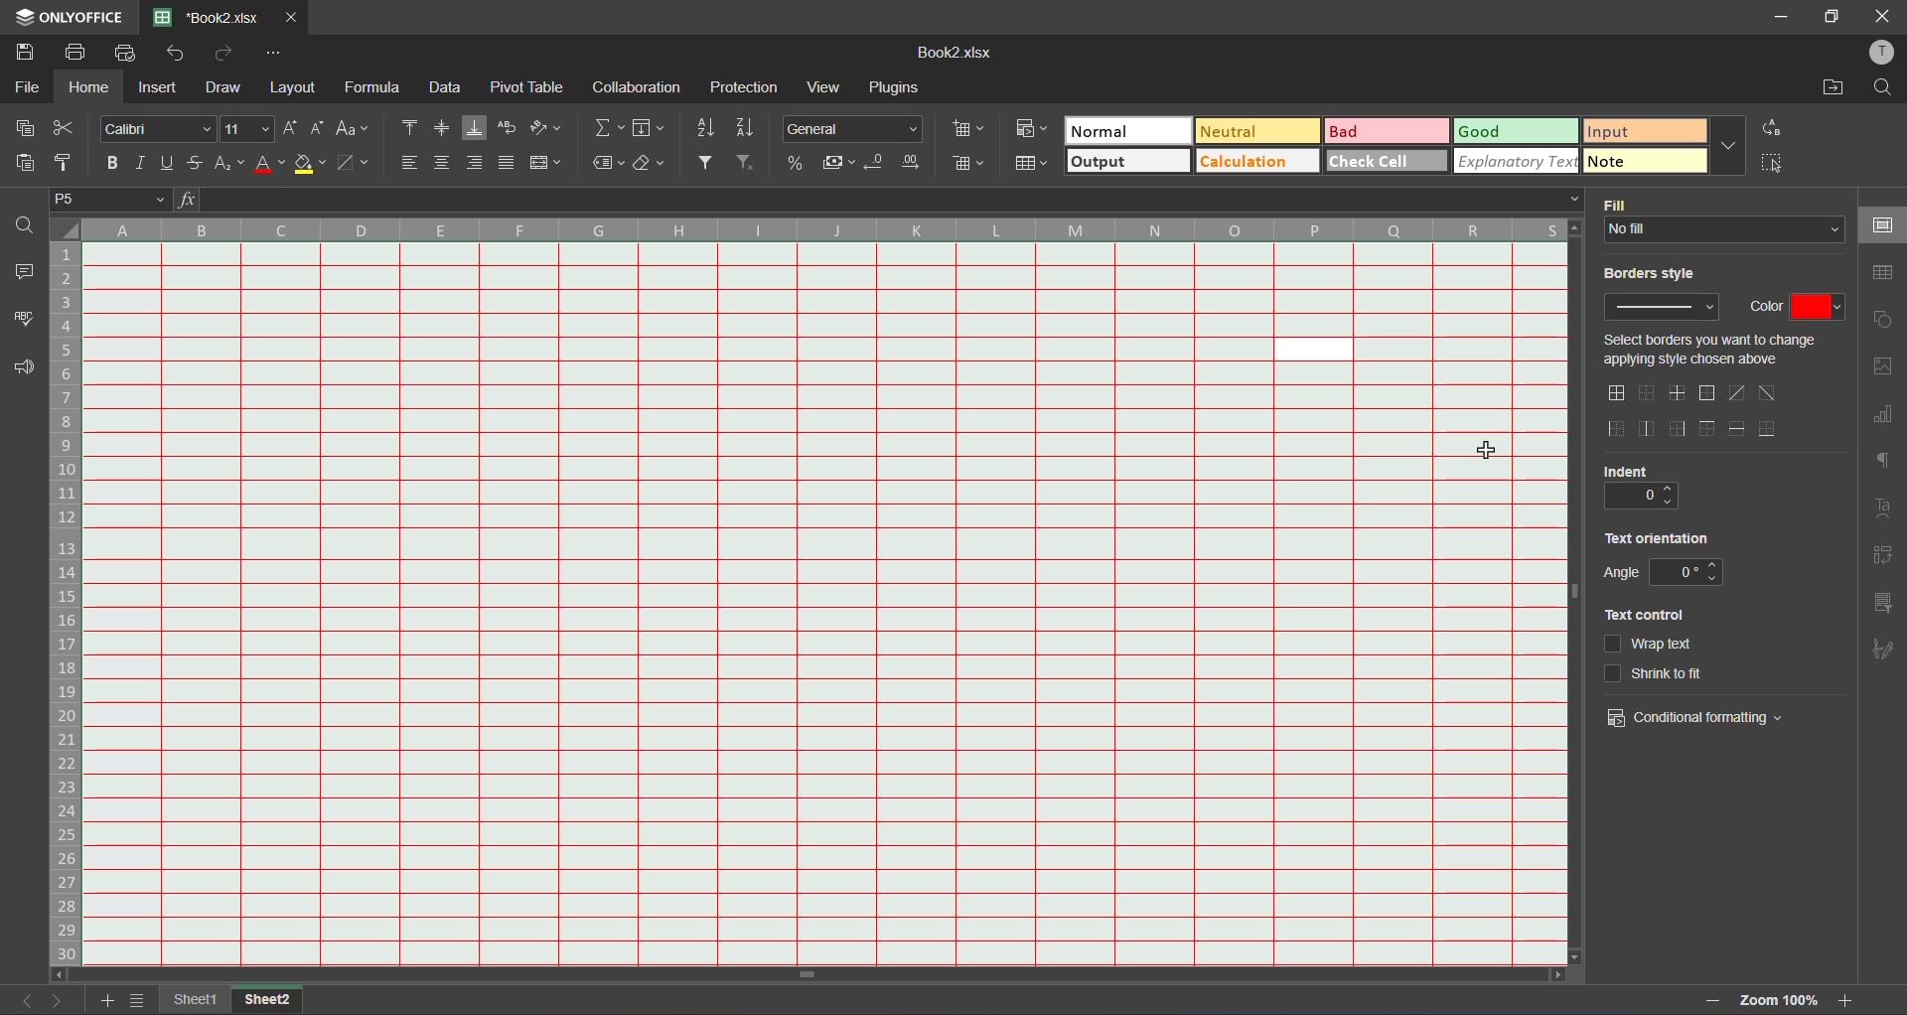  I want to click on borders, so click(359, 165).